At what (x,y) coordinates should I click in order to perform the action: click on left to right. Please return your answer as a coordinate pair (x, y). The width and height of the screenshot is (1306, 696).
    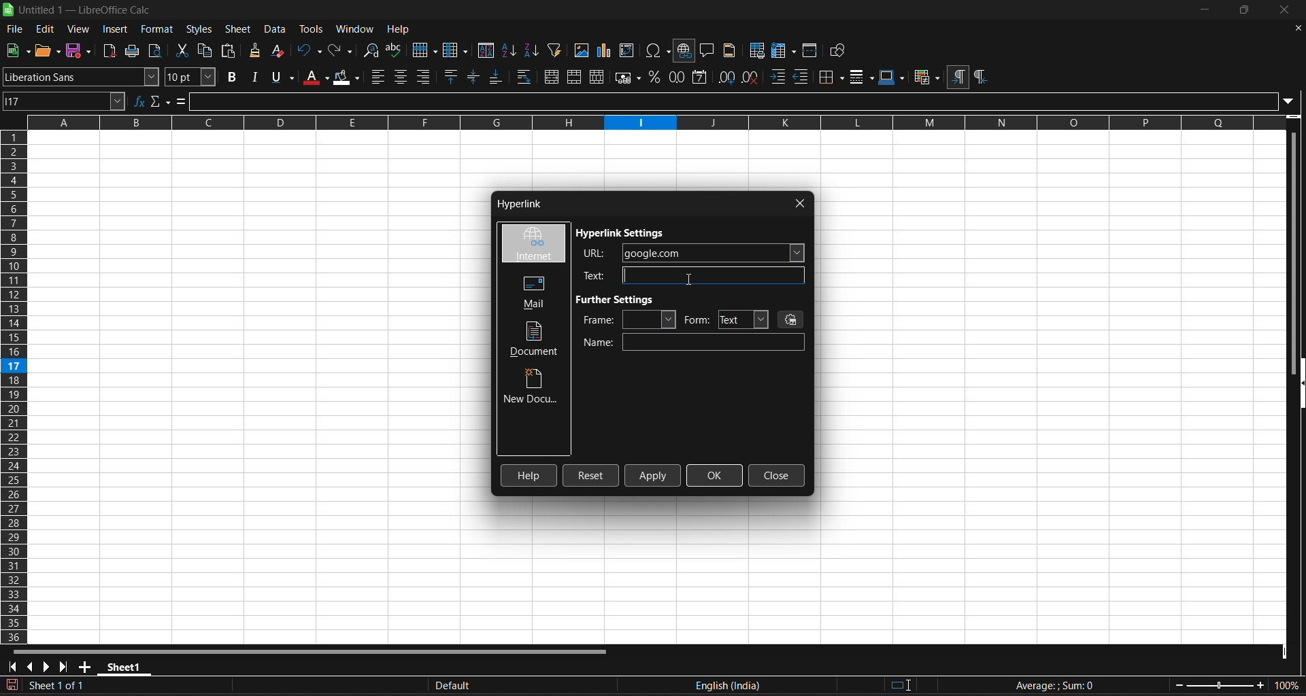
    Looking at the image, I should click on (958, 76).